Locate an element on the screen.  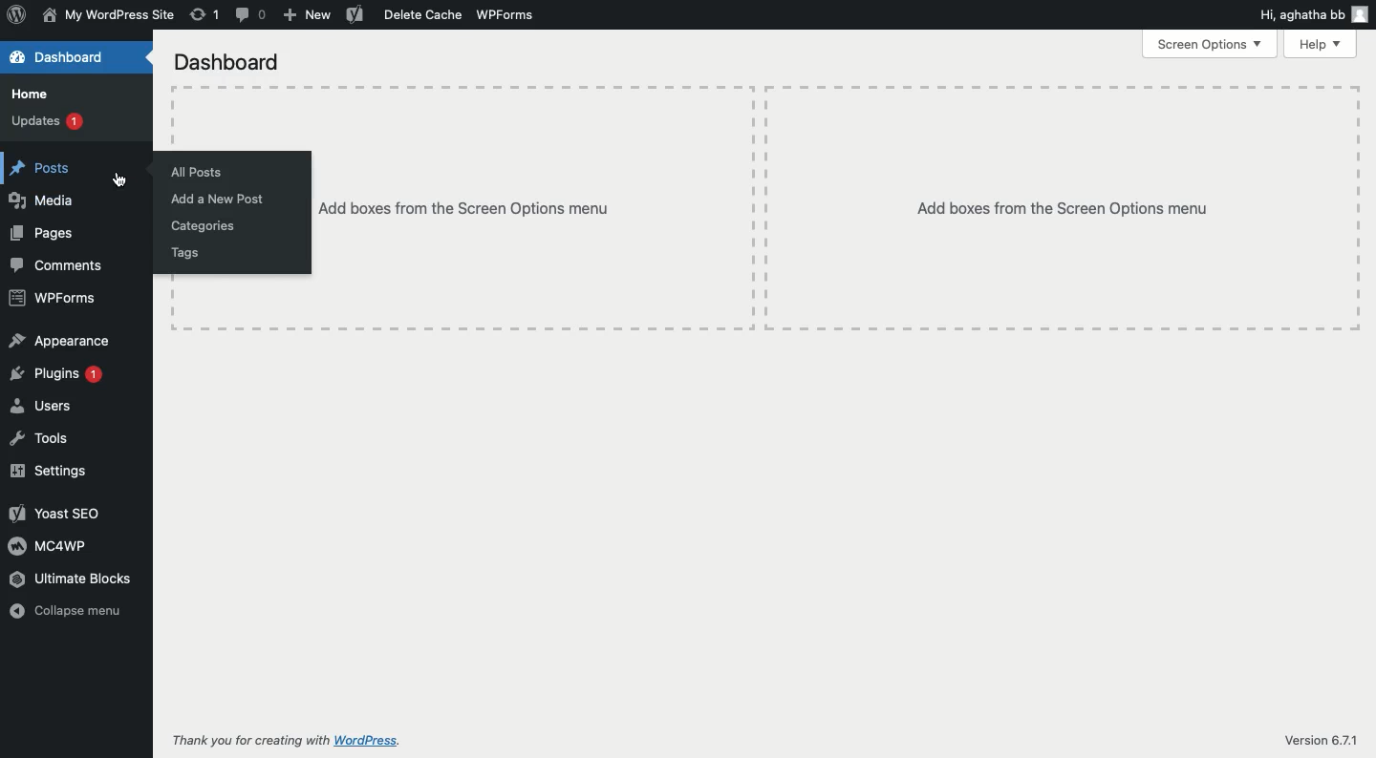
Ultimate Blocks is located at coordinates (83, 578).